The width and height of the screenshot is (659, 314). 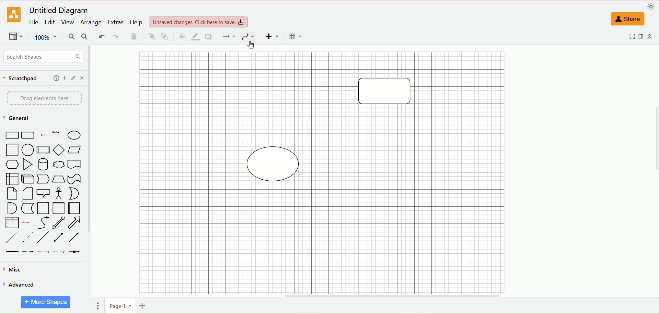 What do you see at coordinates (201, 21) in the screenshot?
I see `view` at bounding box center [201, 21].